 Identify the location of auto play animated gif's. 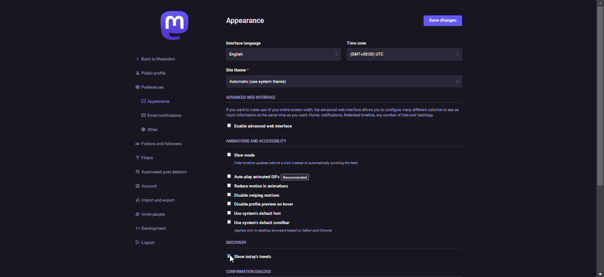
(273, 177).